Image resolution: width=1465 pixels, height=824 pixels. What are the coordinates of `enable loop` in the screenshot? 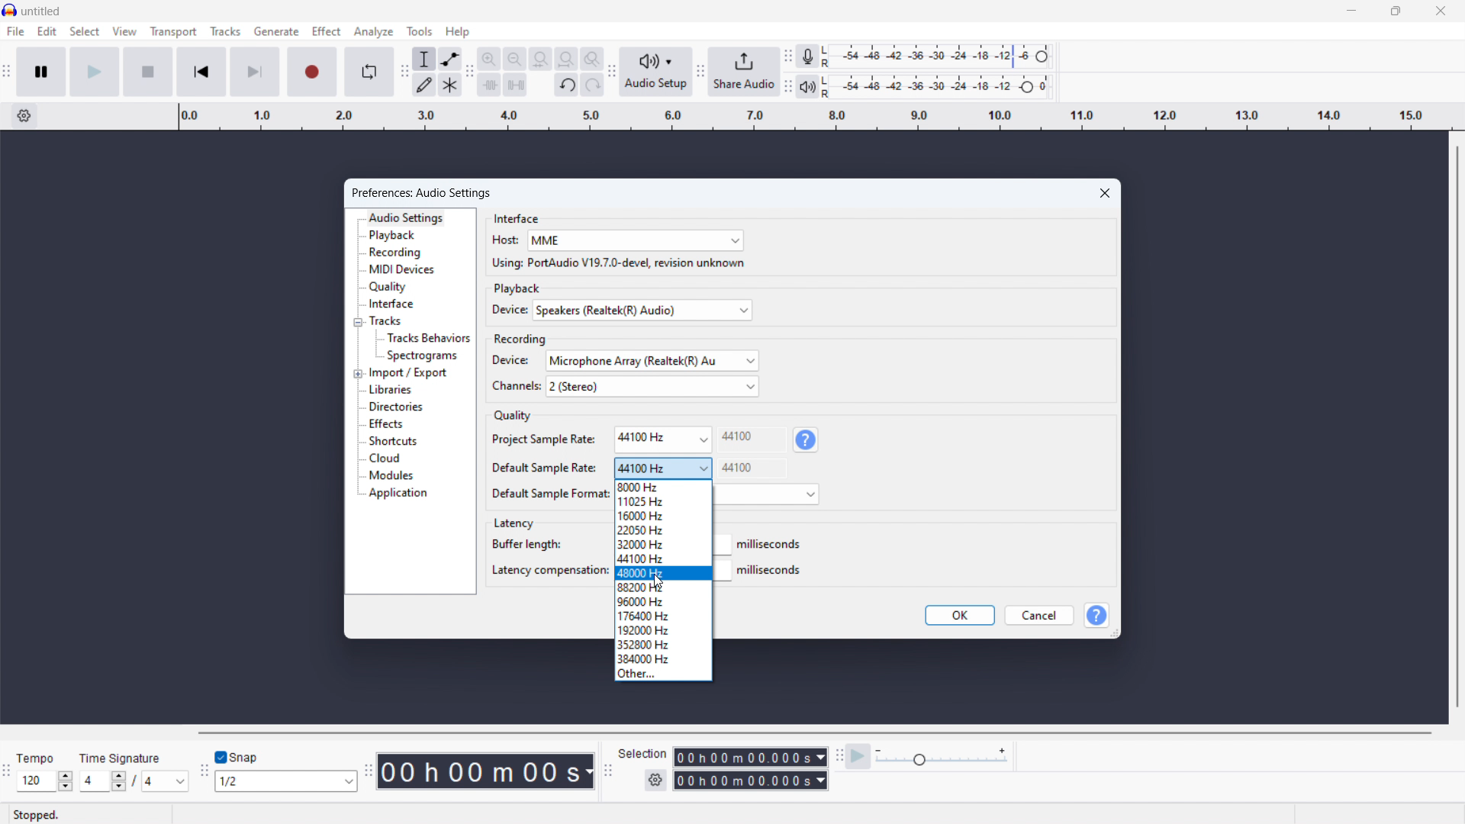 It's located at (370, 71).